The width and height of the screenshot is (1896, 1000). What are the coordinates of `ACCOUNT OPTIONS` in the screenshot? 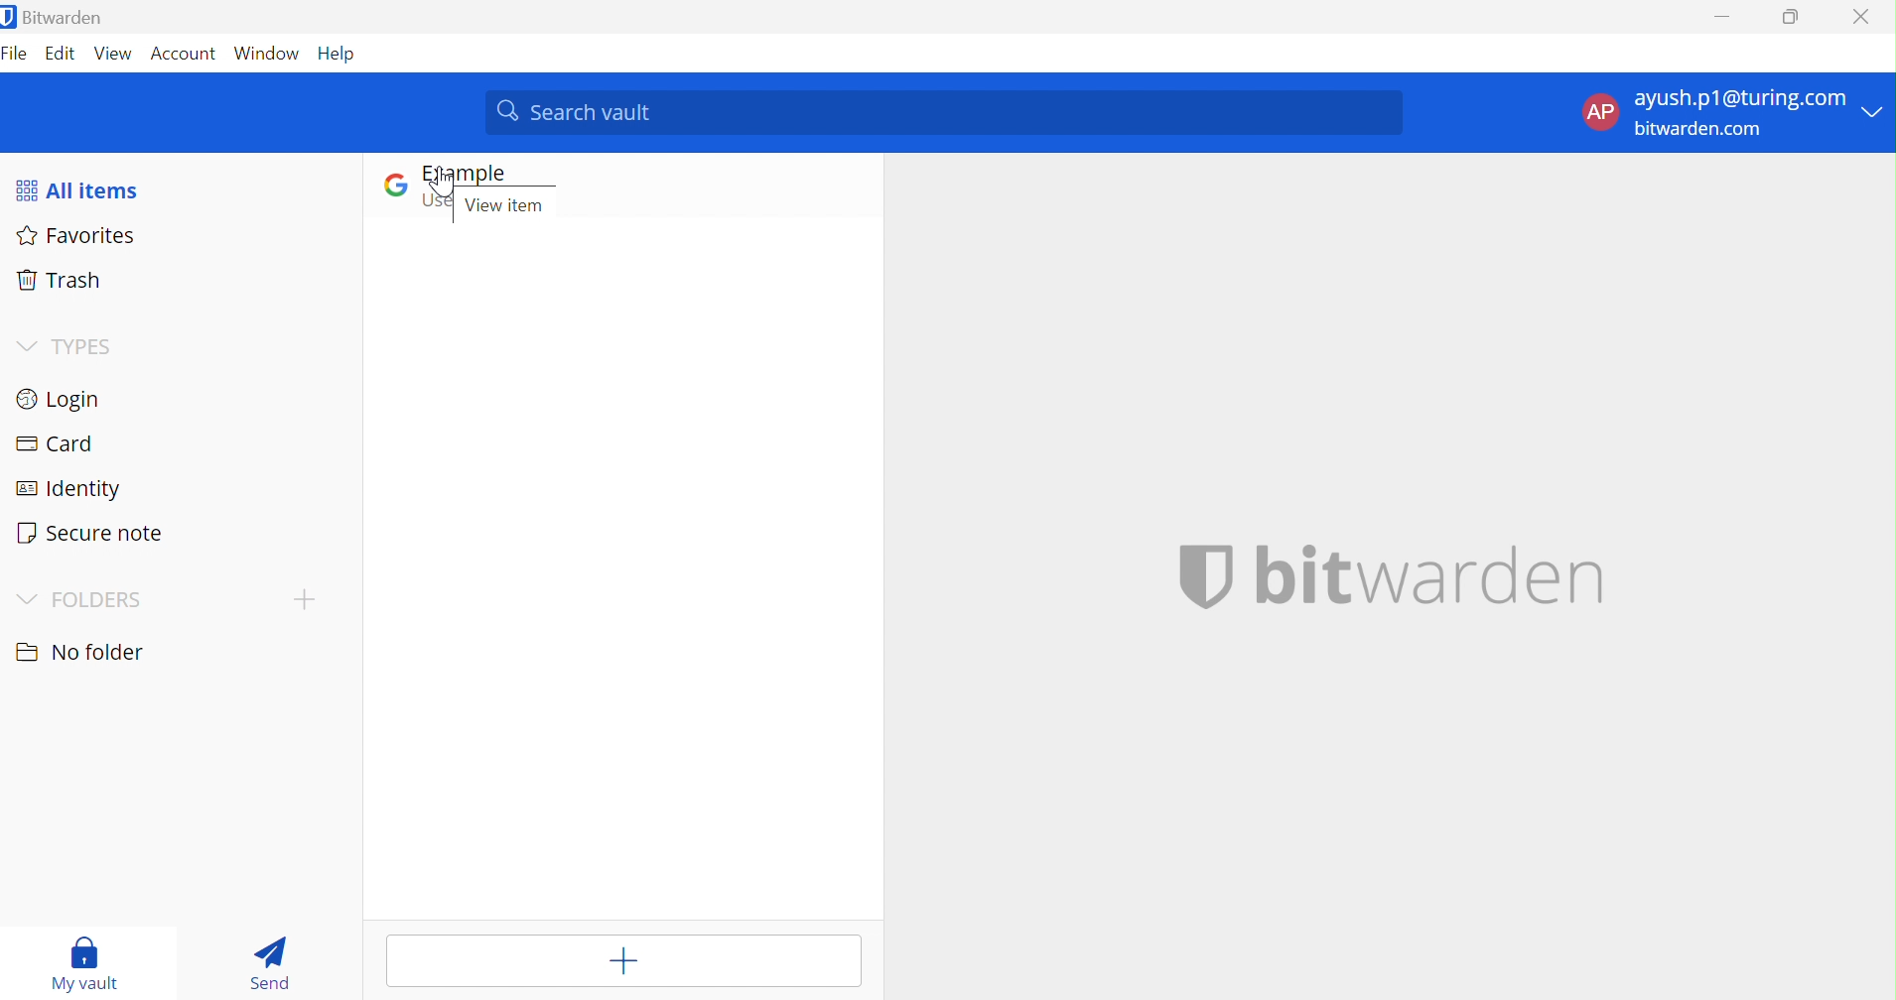 It's located at (1716, 113).